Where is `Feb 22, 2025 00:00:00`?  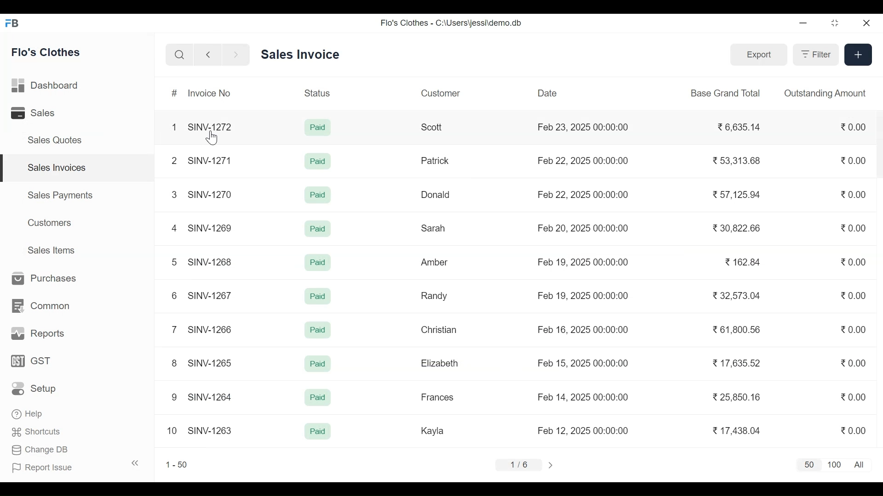 Feb 22, 2025 00:00:00 is located at coordinates (583, 194).